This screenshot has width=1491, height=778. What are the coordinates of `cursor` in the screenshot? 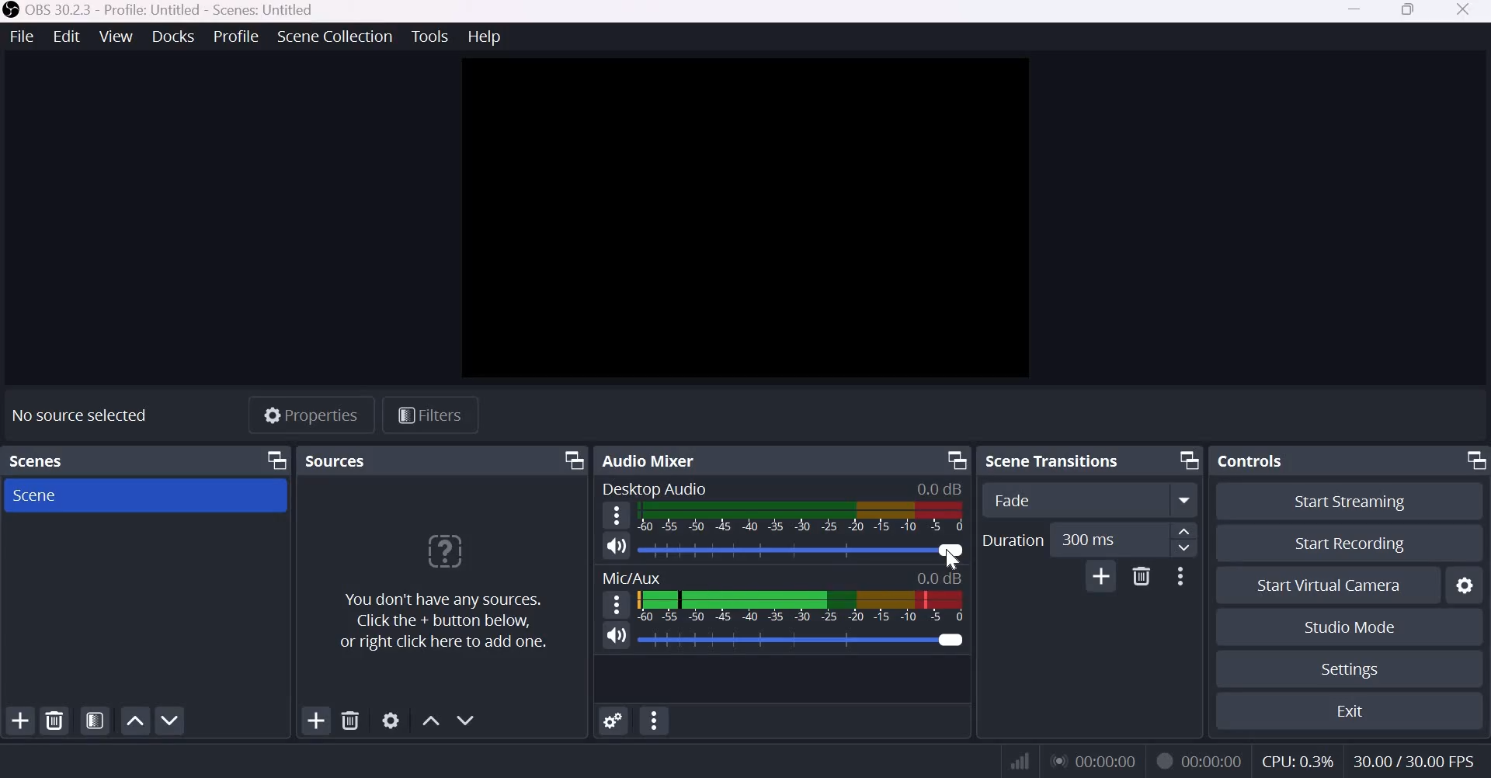 It's located at (959, 561).